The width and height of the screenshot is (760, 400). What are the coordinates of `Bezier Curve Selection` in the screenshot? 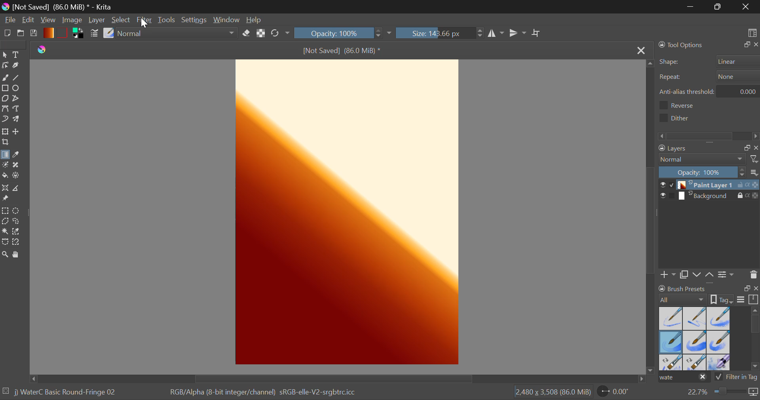 It's located at (5, 242).